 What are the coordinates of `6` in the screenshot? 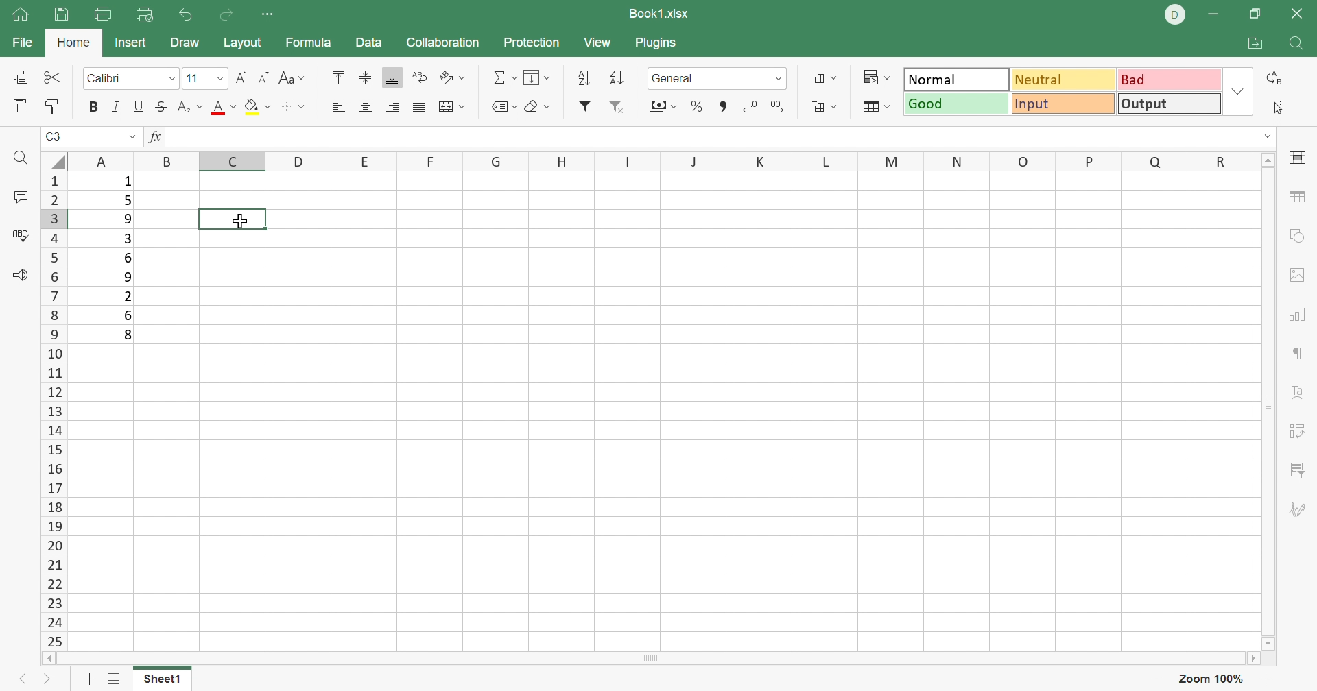 It's located at (130, 258).